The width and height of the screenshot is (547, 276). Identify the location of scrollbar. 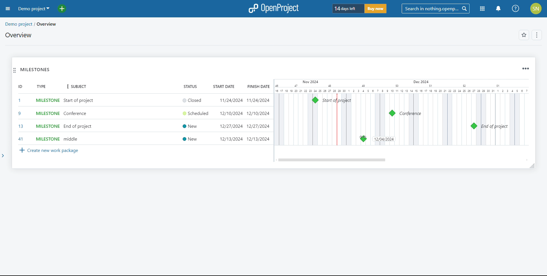
(332, 160).